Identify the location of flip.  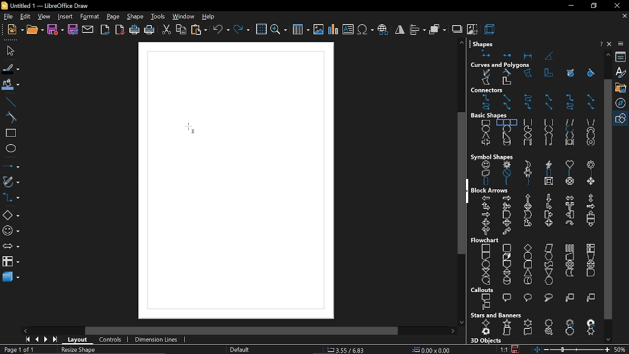
(400, 29).